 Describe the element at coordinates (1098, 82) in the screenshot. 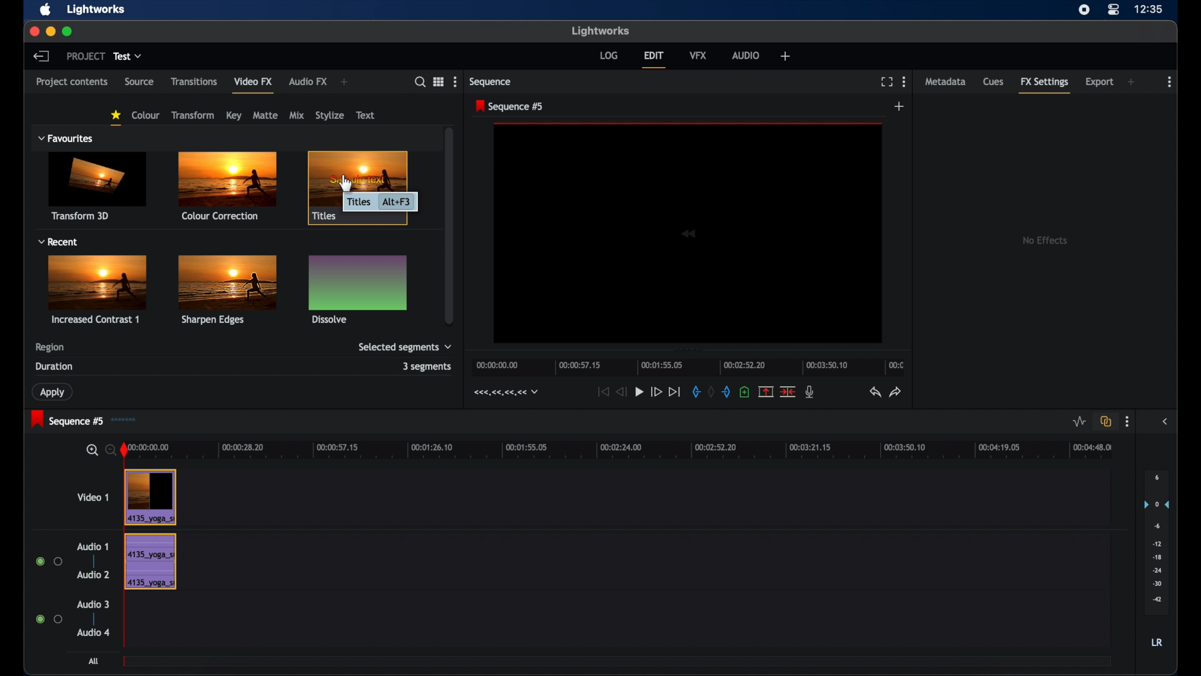

I see `export` at that location.